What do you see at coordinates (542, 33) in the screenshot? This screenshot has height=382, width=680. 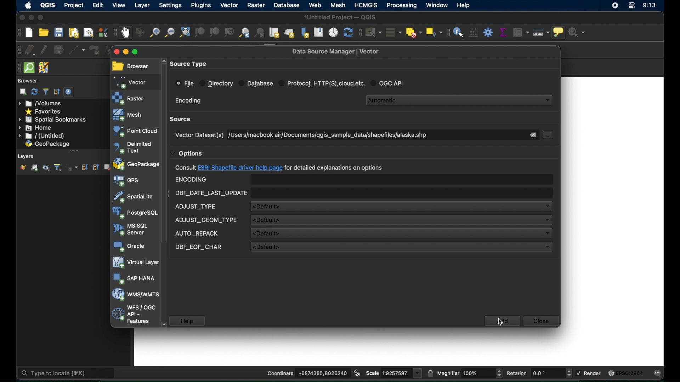 I see `measure line` at bounding box center [542, 33].